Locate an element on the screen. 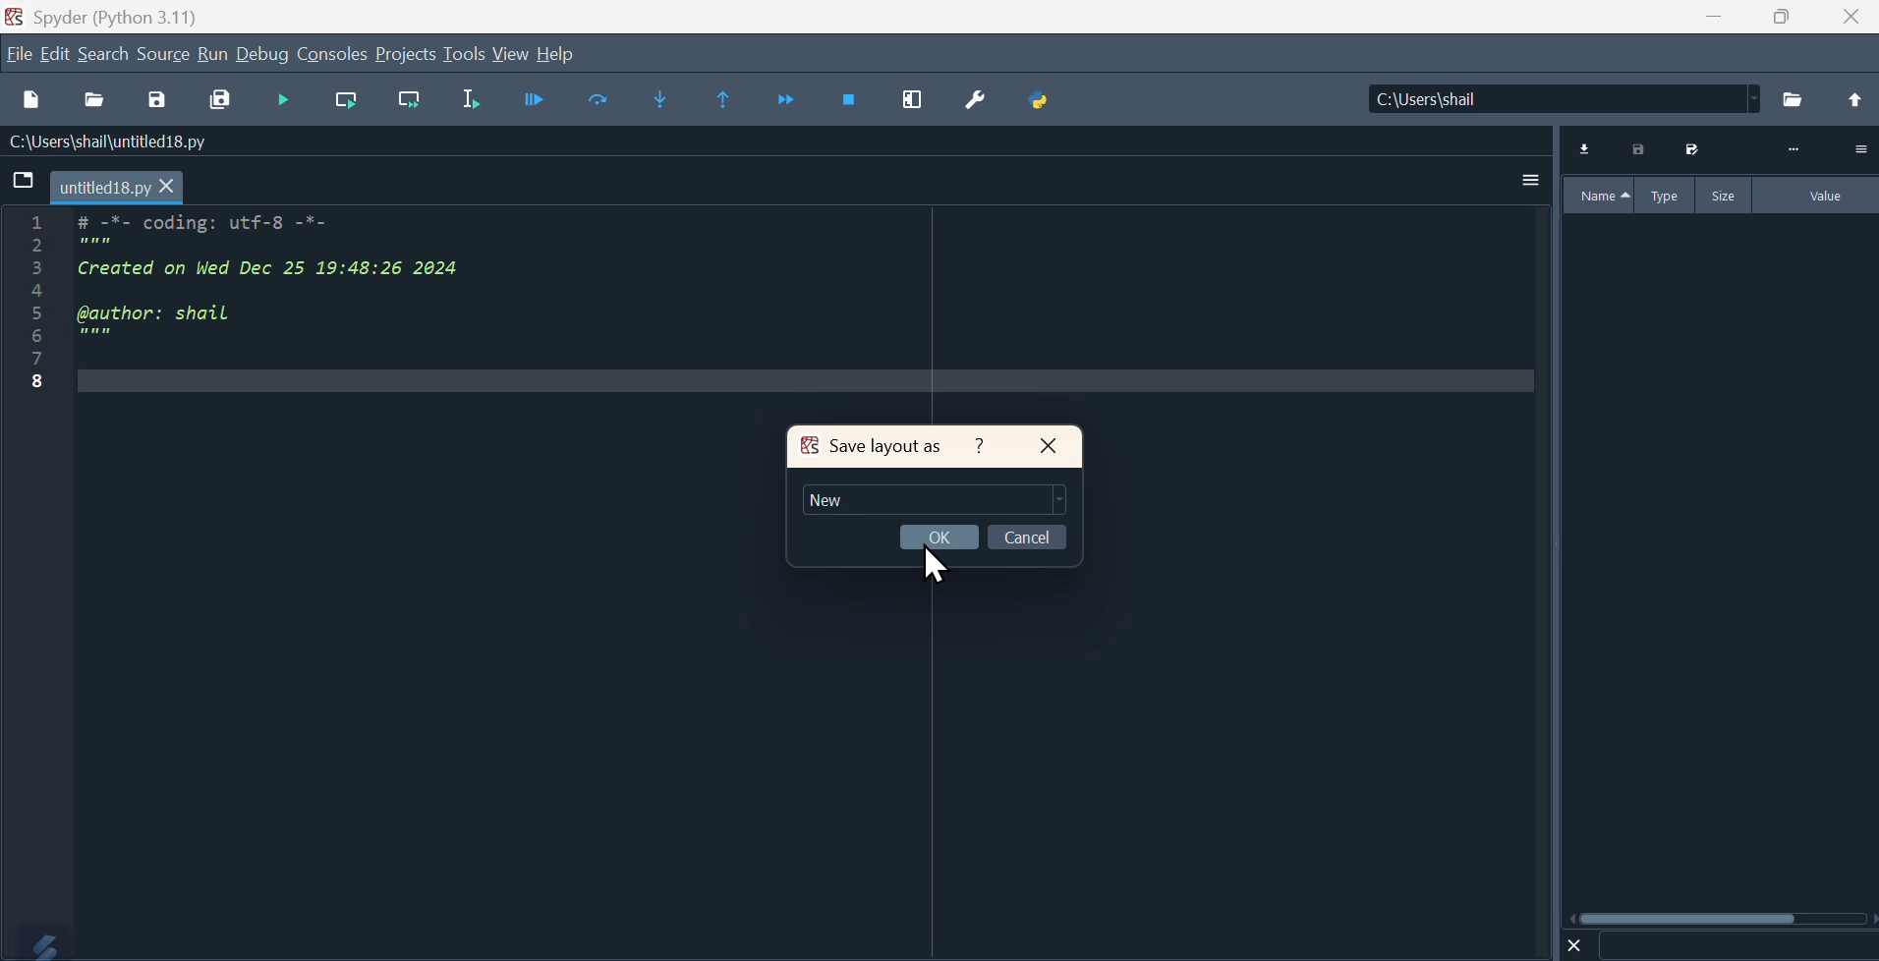  Name is located at coordinates (1599, 196).